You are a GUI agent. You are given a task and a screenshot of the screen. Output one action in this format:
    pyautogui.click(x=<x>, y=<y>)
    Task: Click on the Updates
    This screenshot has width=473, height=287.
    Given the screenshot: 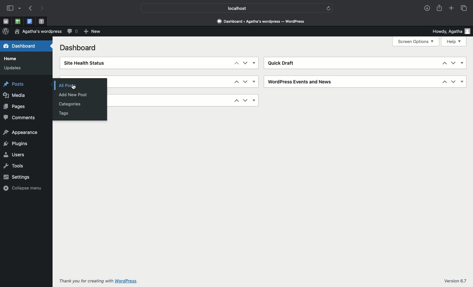 What is the action you would take?
    pyautogui.click(x=12, y=68)
    